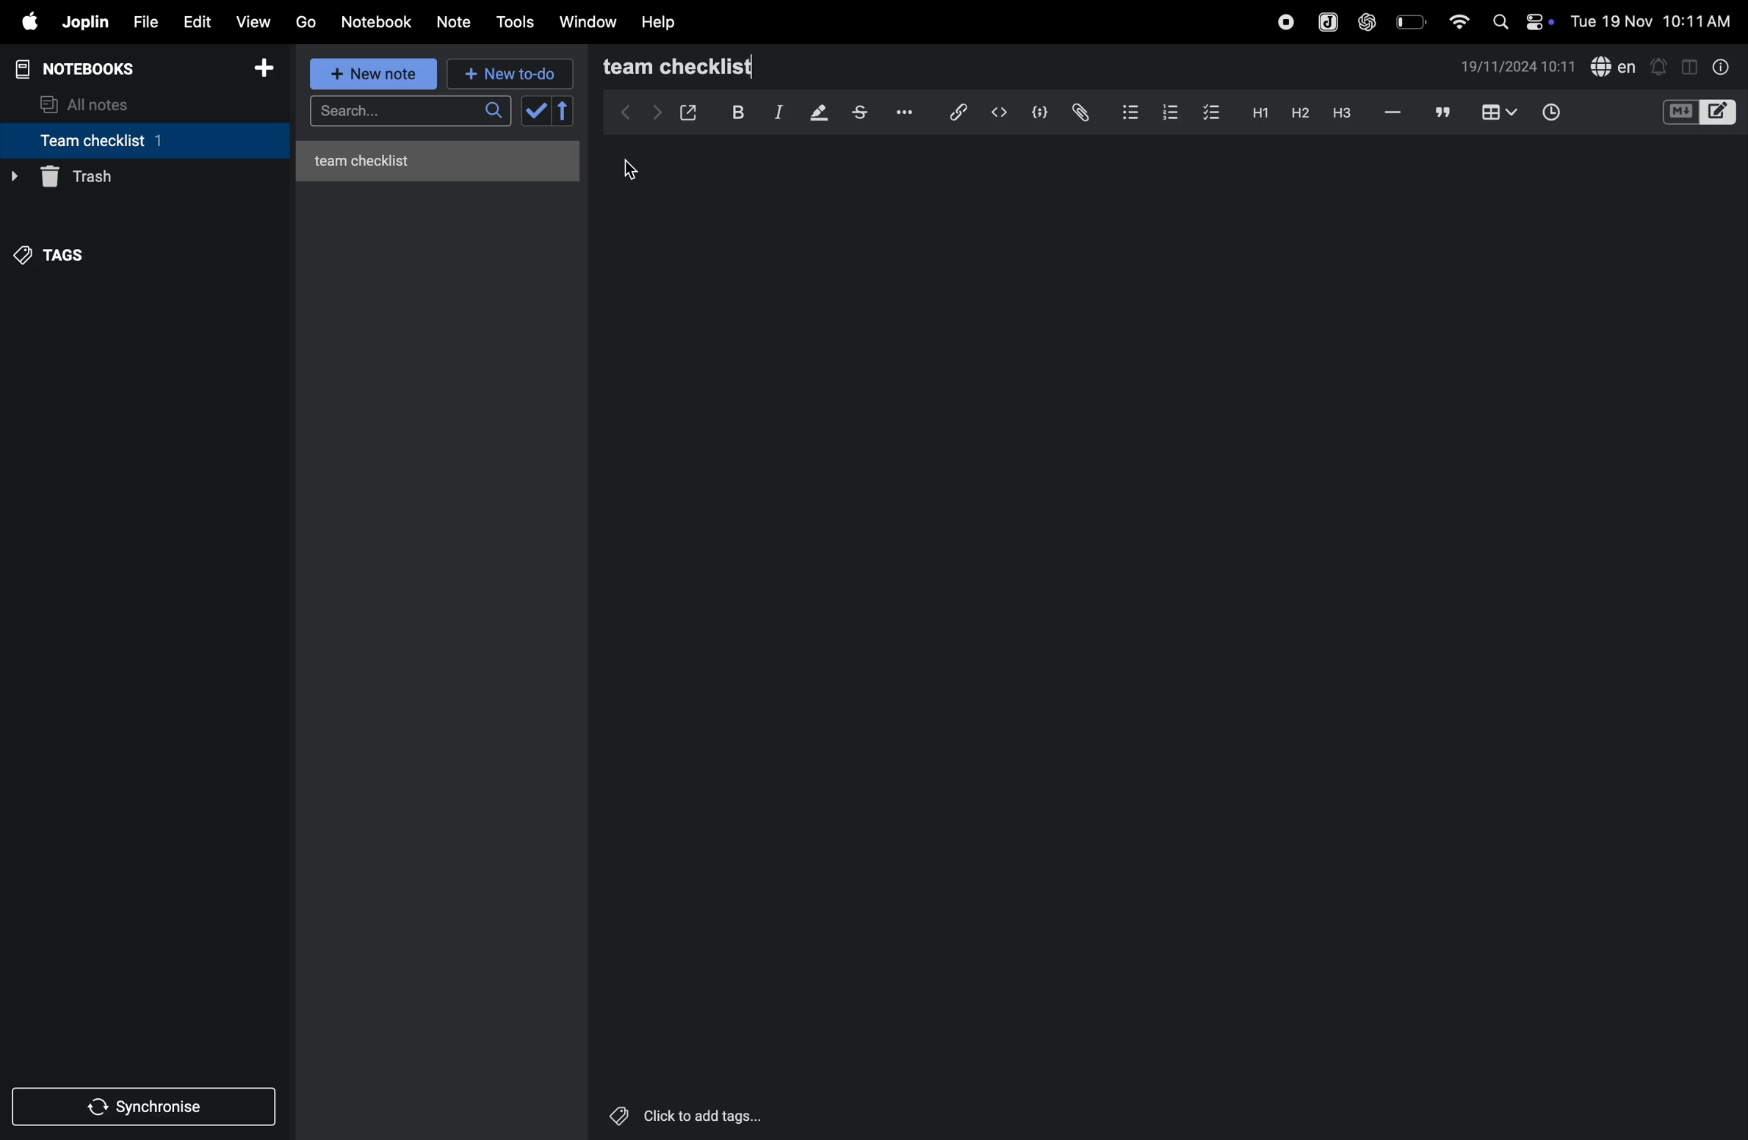 The image size is (1748, 1140). Describe the element at coordinates (147, 1105) in the screenshot. I see `synchronize` at that location.